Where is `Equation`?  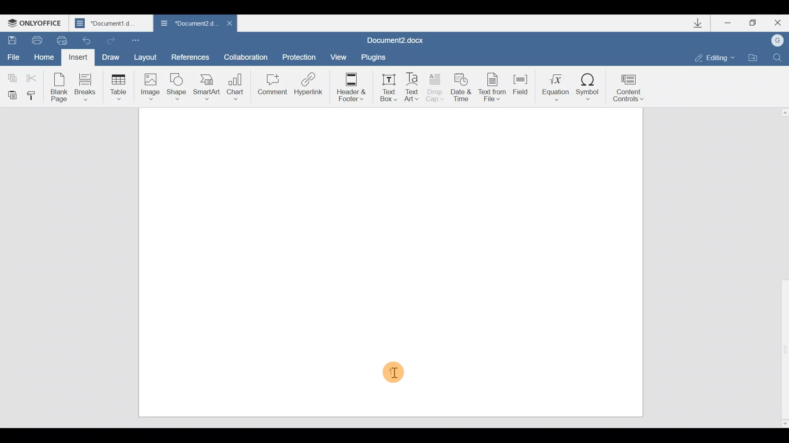 Equation is located at coordinates (553, 85).